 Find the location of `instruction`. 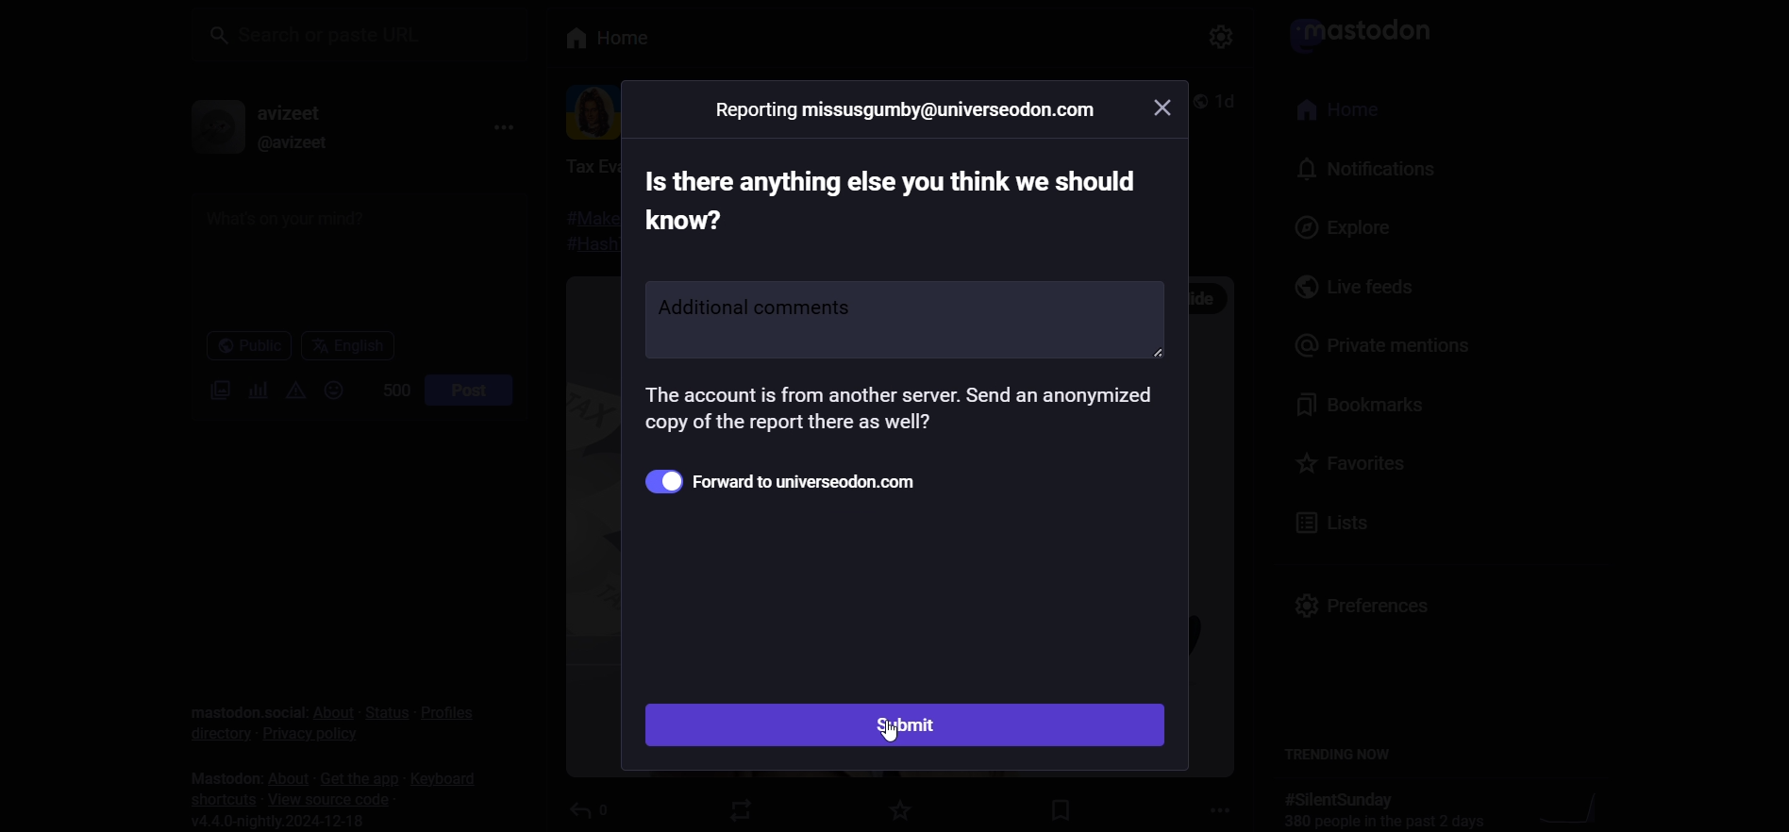

instruction is located at coordinates (897, 413).